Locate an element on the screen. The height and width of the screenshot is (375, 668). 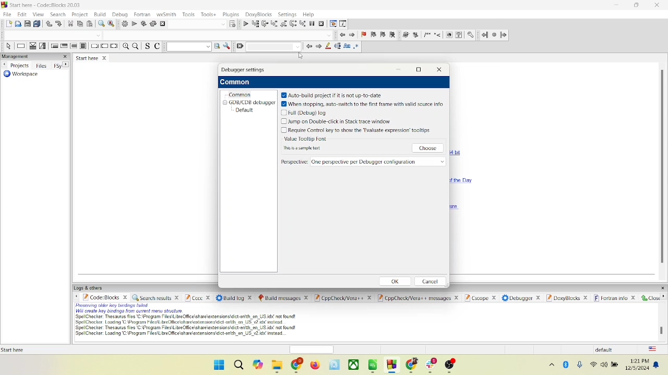
close is located at coordinates (650, 299).